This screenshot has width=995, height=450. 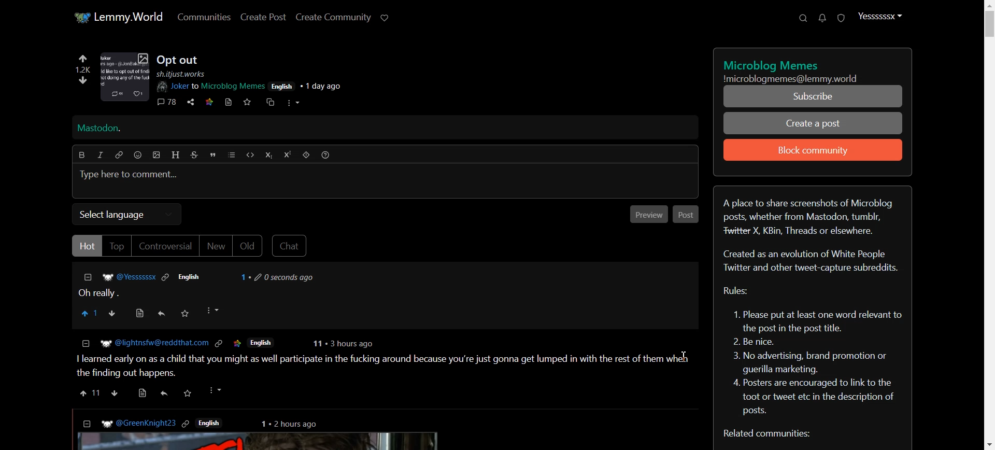 I want to click on insert picture, so click(x=157, y=156).